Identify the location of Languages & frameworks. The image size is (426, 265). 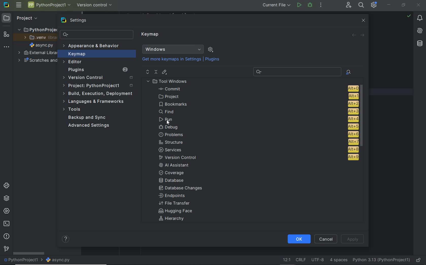
(95, 102).